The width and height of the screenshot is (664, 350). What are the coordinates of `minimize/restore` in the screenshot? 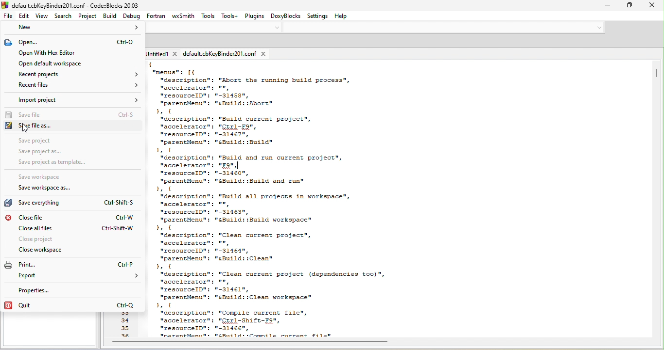 It's located at (627, 6).